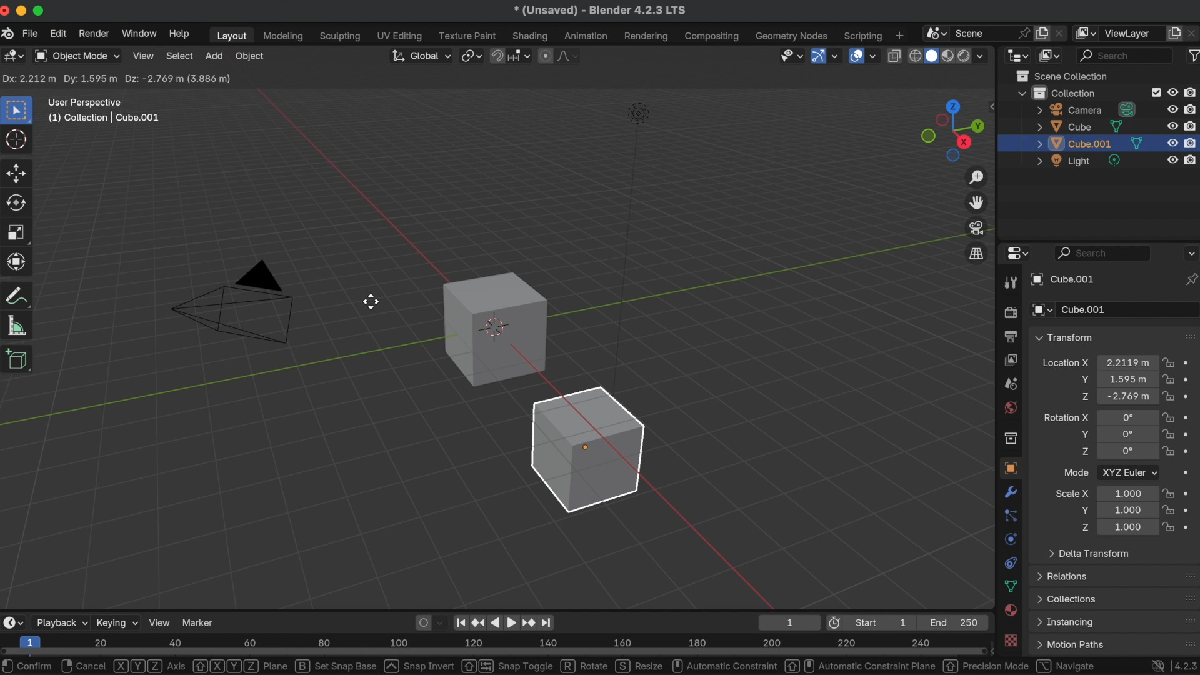 This screenshot has height=675, width=1200. I want to click on scale X, so click(1072, 493).